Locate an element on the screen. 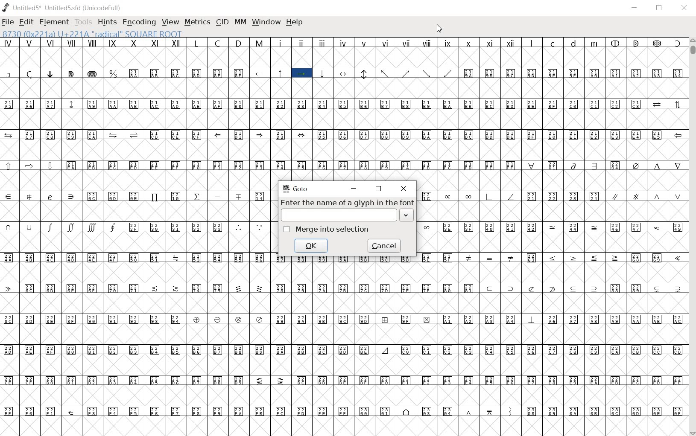 The image size is (696, 436). glyph characters is located at coordinates (137, 237).